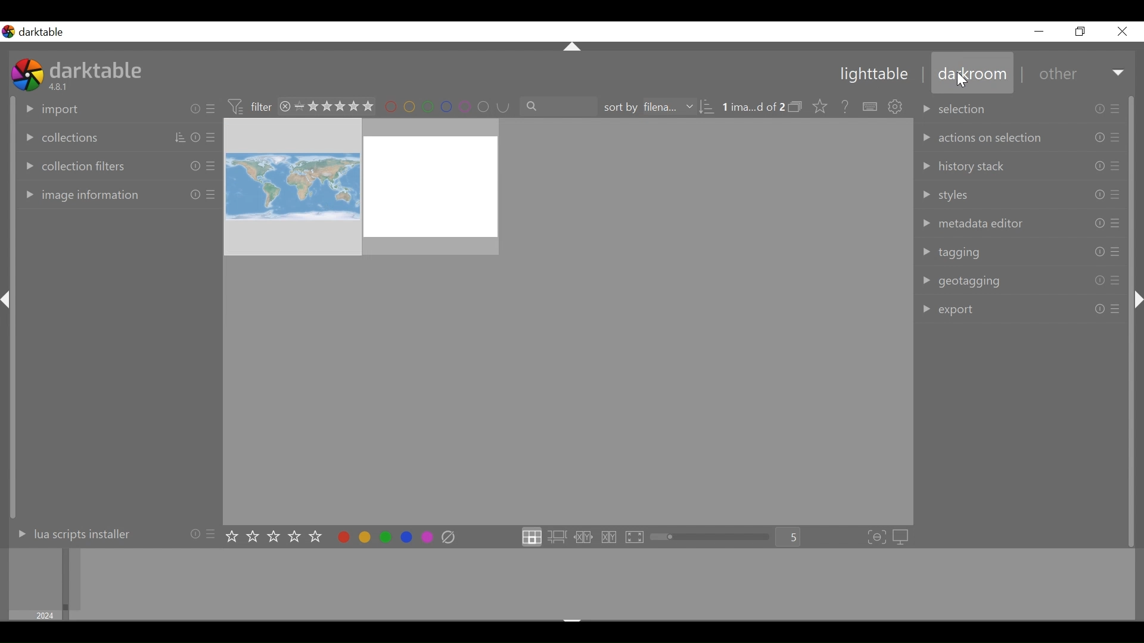  I want to click on Help, so click(845, 105).